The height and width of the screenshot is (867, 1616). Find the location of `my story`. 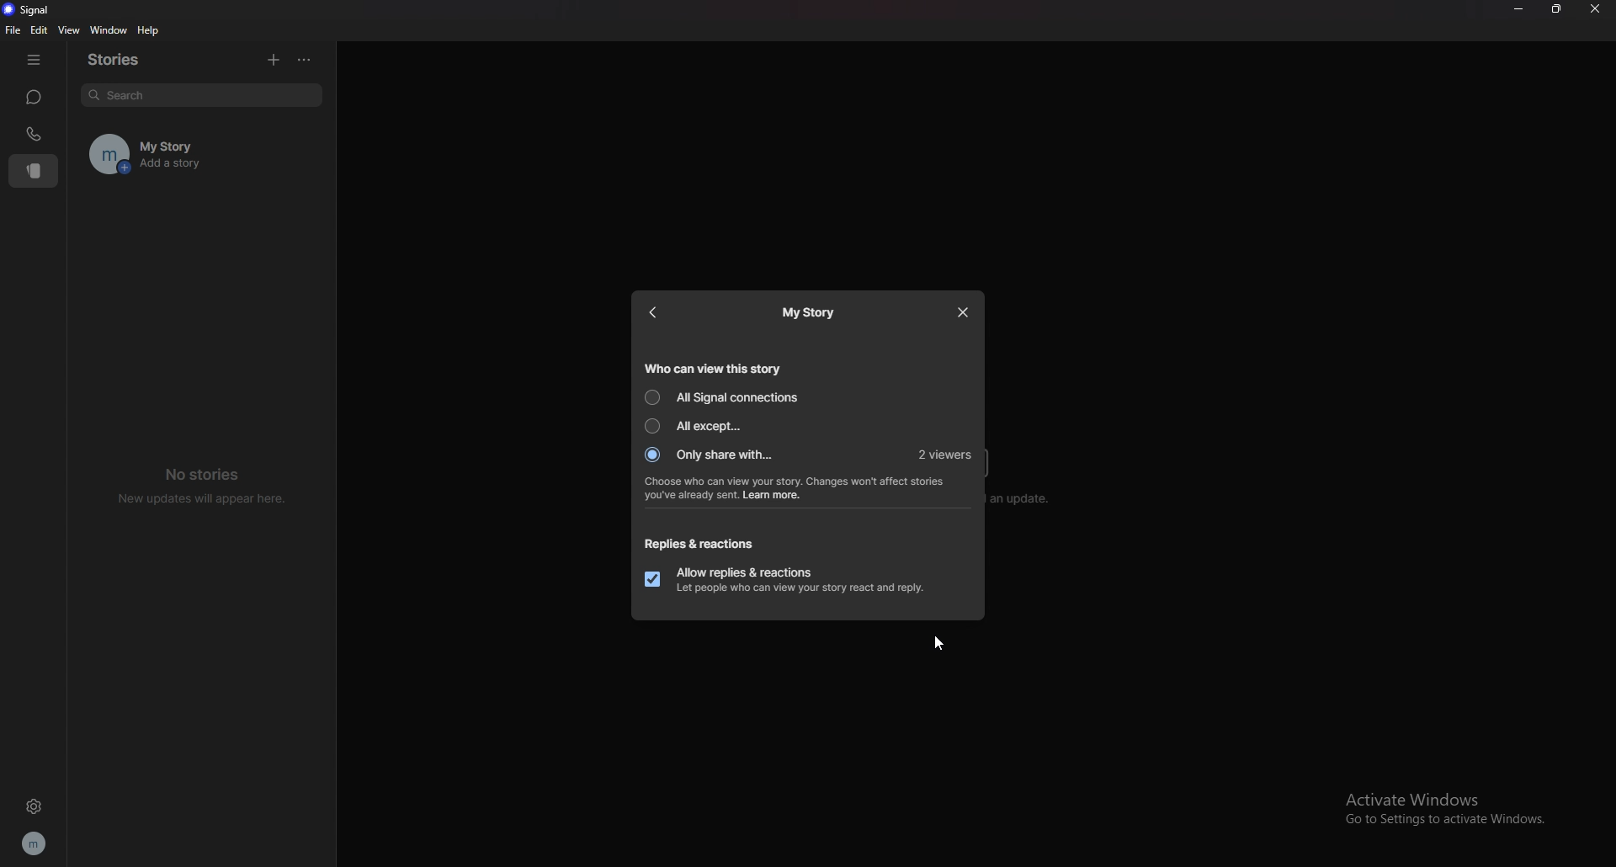

my story is located at coordinates (201, 155).